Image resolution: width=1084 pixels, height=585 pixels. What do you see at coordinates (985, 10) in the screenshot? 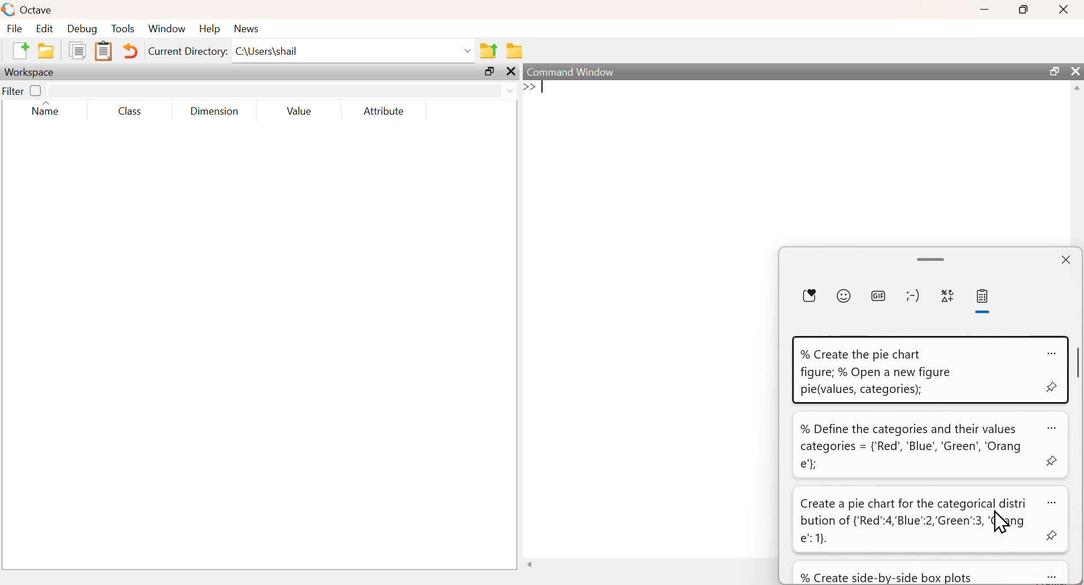
I see `minimize` at bounding box center [985, 10].